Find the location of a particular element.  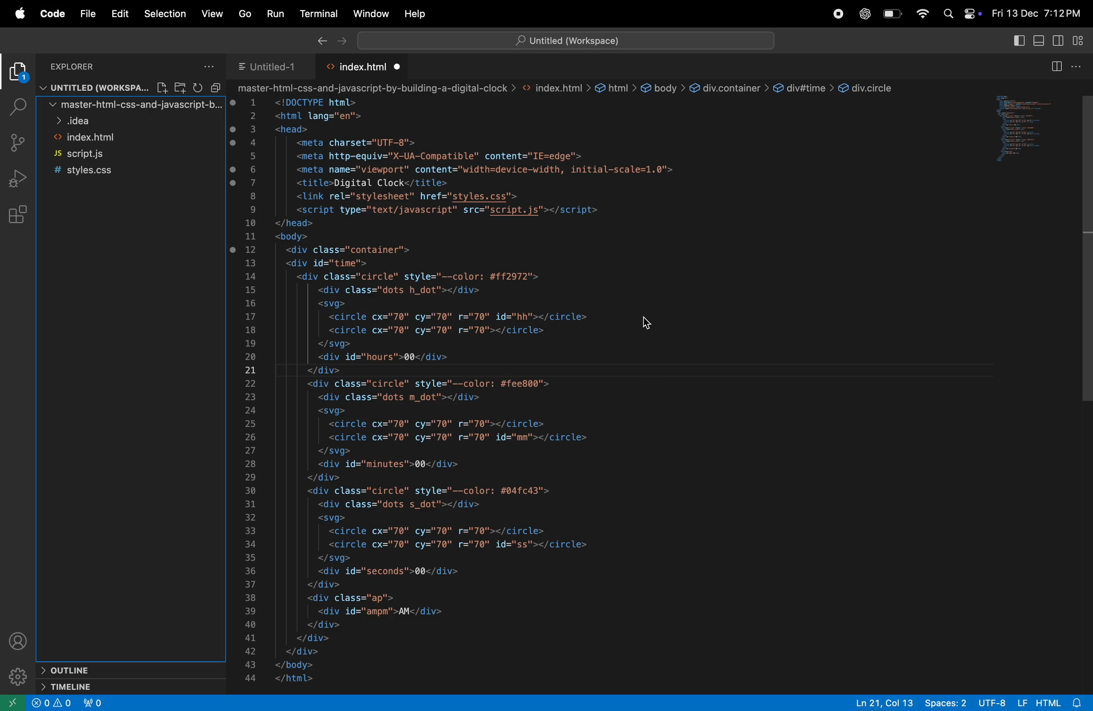

toggle panel is located at coordinates (1038, 42).